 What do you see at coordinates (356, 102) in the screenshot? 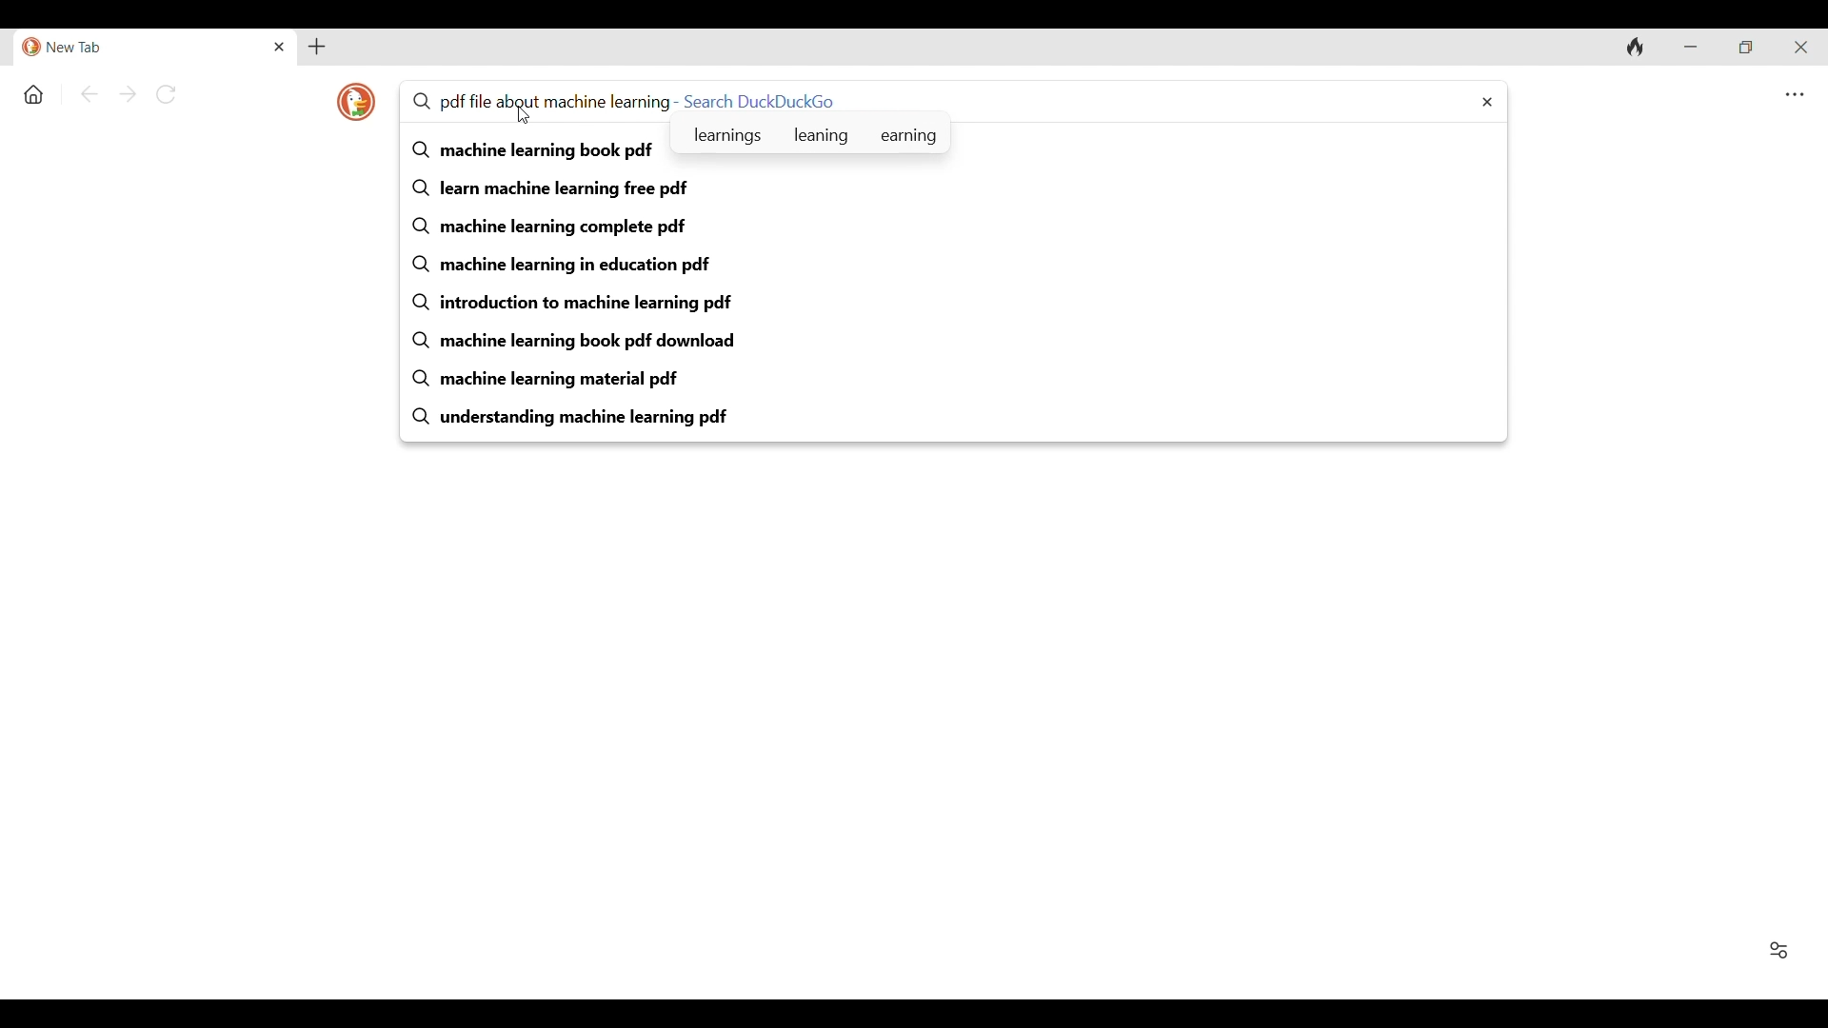
I see `Browser logo` at bounding box center [356, 102].